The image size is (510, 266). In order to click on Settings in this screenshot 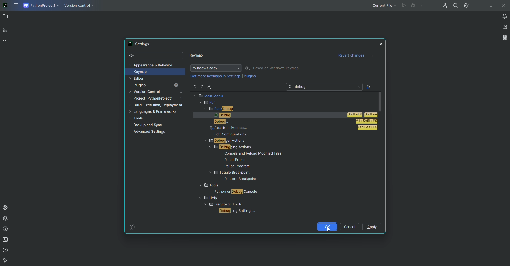, I will do `click(465, 5)`.